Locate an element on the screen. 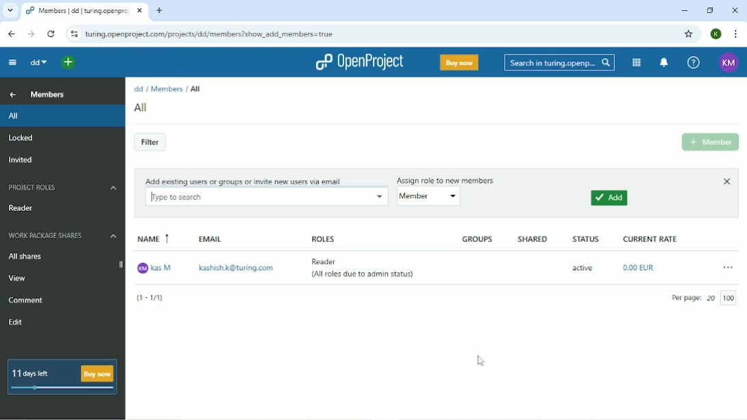 This screenshot has height=420, width=747. 11 days left Buy now is located at coordinates (63, 378).